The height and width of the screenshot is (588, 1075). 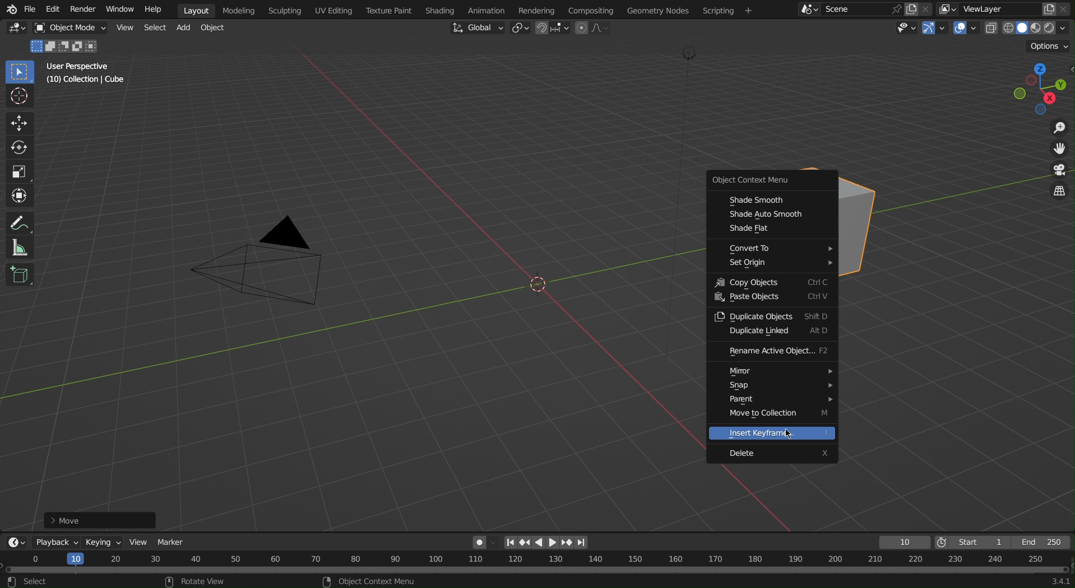 I want to click on Editor Type, so click(x=15, y=542).